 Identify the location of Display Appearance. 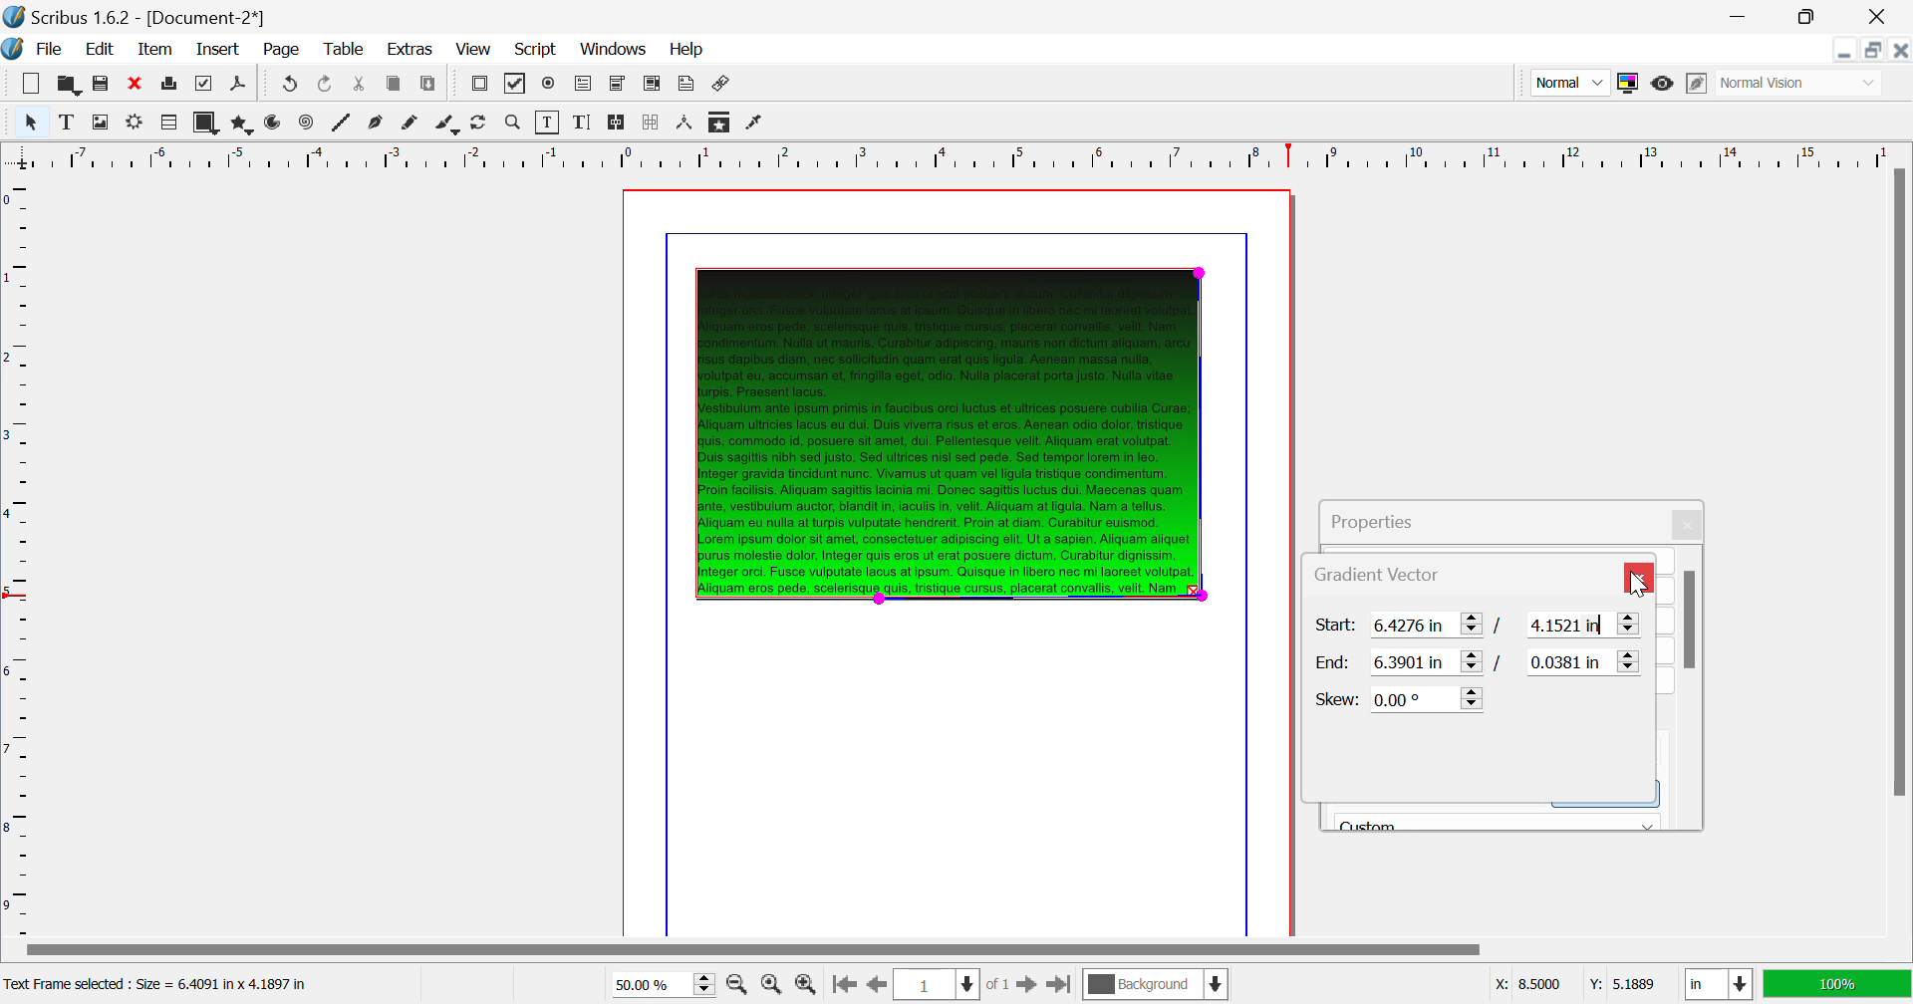
(1837, 984).